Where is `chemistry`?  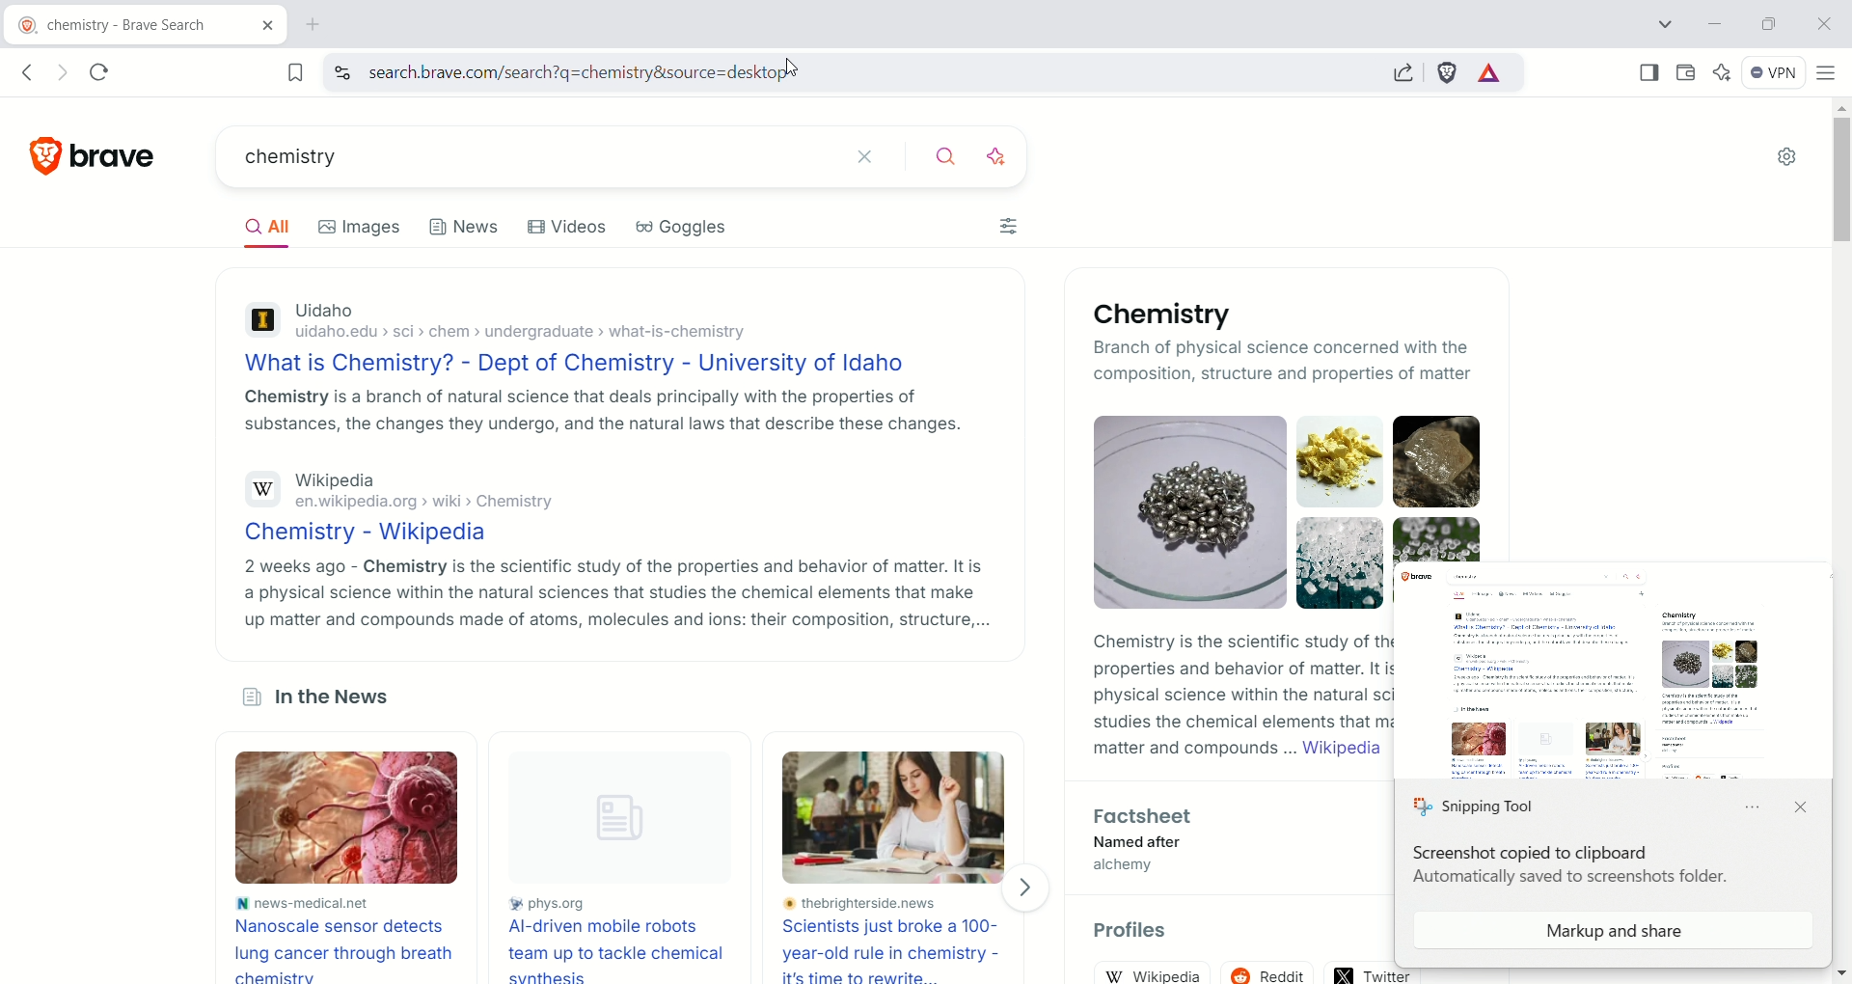
chemistry is located at coordinates (507, 159).